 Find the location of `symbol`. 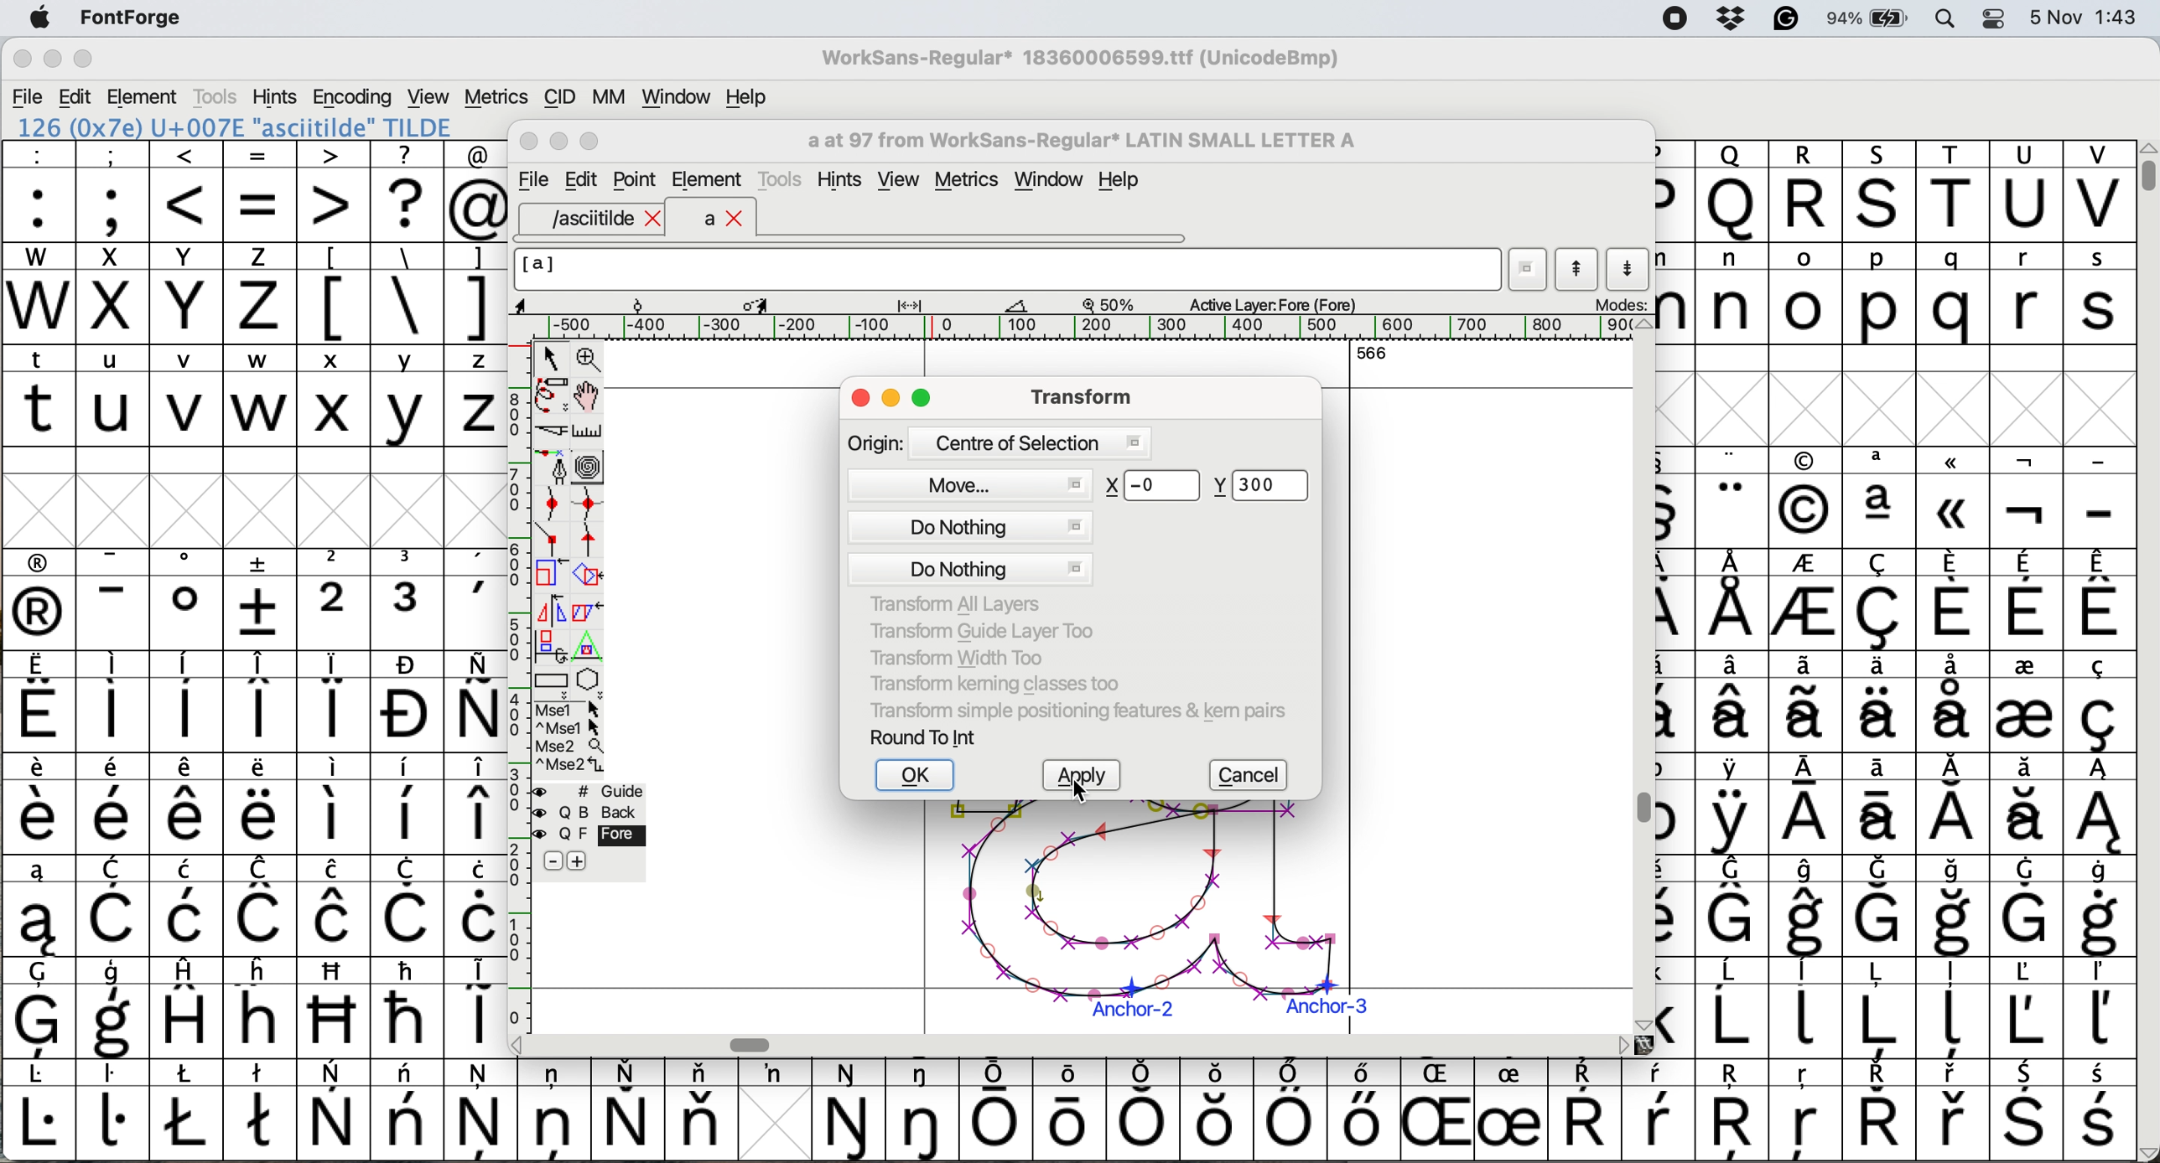

symbol is located at coordinates (479, 906).